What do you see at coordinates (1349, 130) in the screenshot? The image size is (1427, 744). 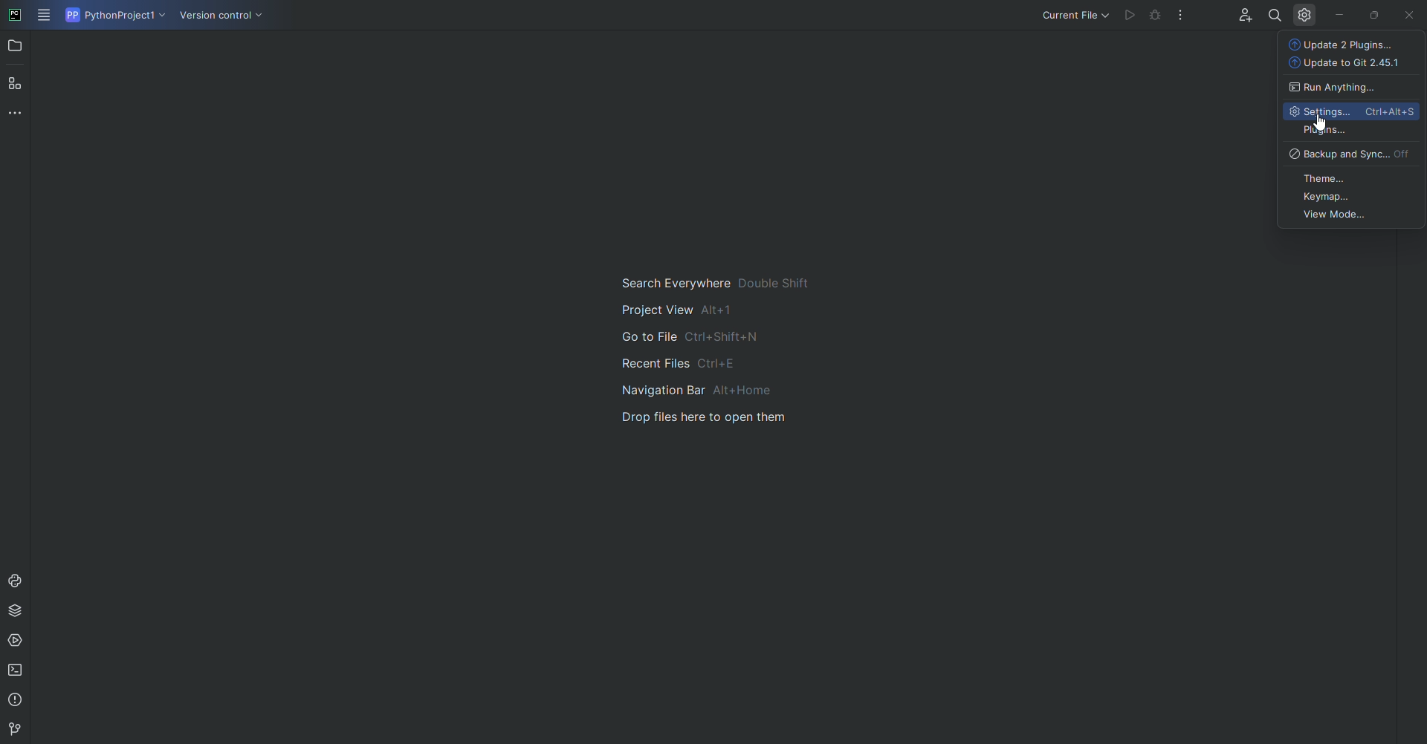 I see `Plugins` at bounding box center [1349, 130].